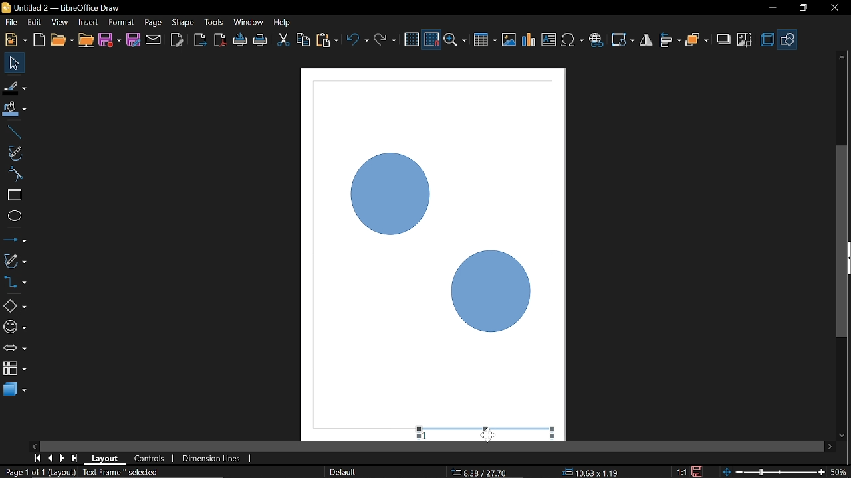 Image resolution: width=851 pixels, height=478 pixels. What do you see at coordinates (214, 21) in the screenshot?
I see `Tools` at bounding box center [214, 21].